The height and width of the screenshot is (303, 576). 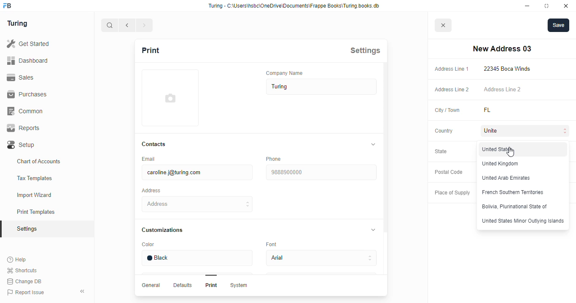 I want to click on city / town, so click(x=448, y=111).